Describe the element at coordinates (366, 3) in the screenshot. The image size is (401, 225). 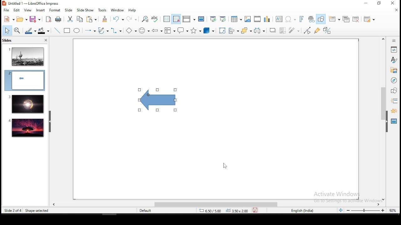
I see `minimize` at that location.